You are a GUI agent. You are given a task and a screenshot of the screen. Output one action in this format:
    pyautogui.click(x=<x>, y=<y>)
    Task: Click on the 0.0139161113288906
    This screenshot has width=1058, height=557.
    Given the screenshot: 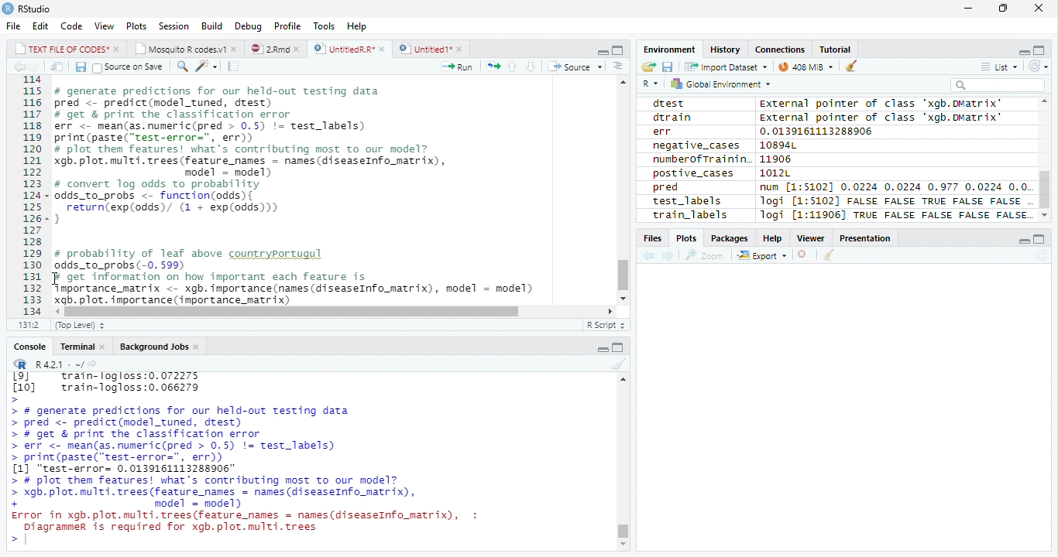 What is the action you would take?
    pyautogui.click(x=819, y=131)
    